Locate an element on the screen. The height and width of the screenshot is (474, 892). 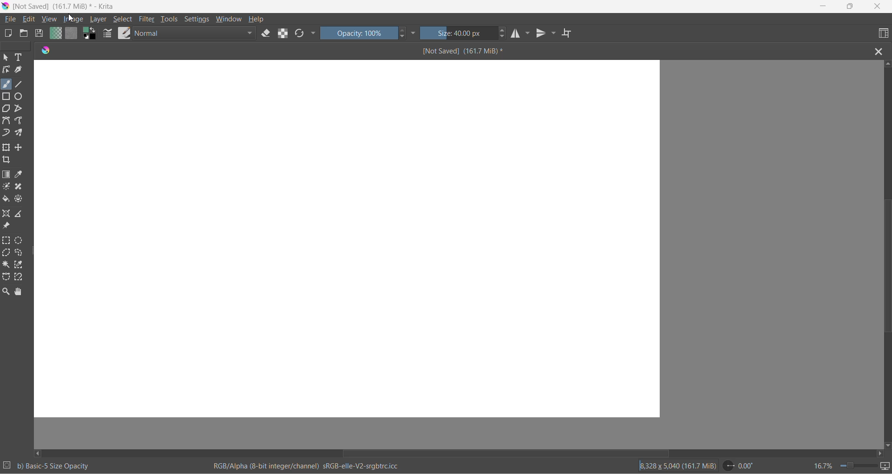
zoom slider is located at coordinates (854, 466).